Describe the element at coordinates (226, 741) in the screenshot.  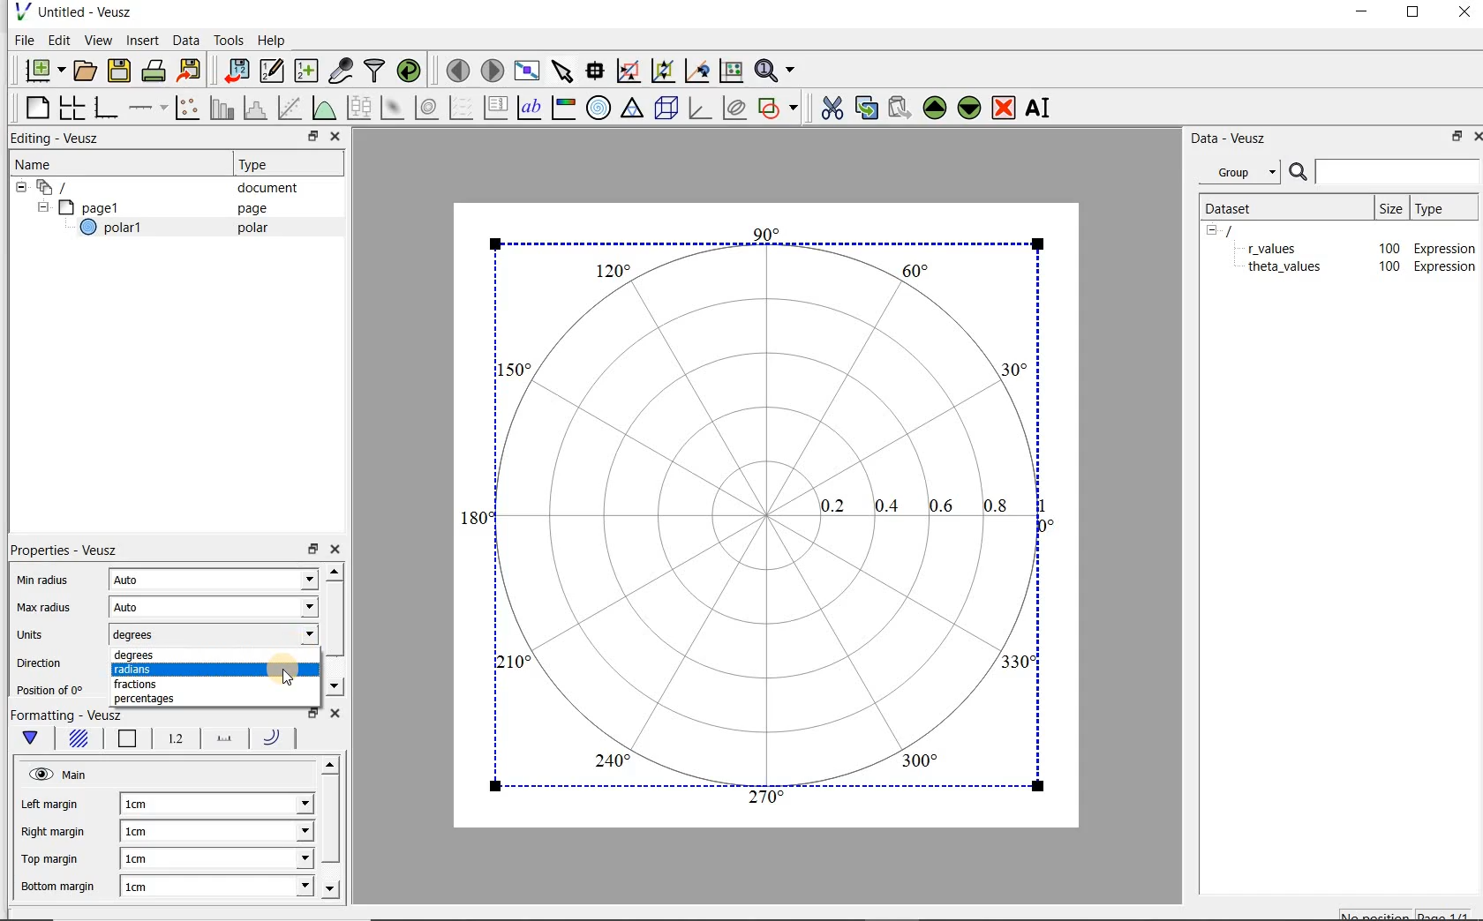
I see `Spoke line` at that location.